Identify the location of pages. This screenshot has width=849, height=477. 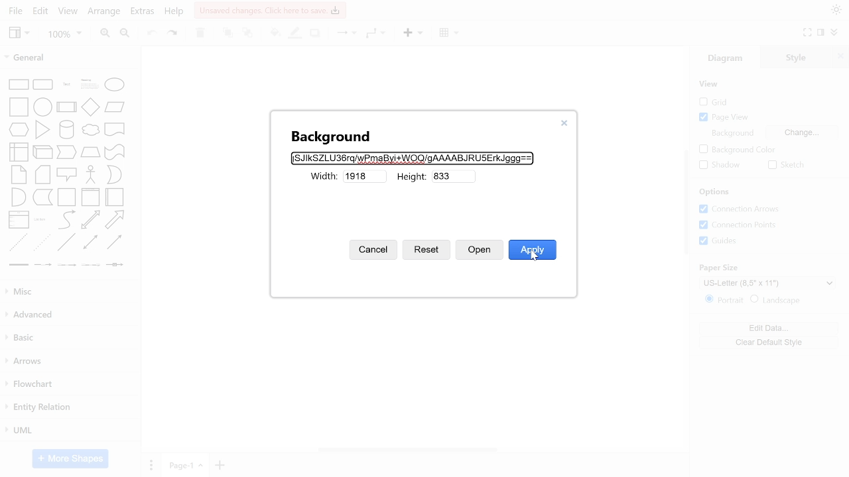
(150, 464).